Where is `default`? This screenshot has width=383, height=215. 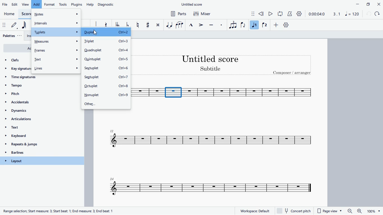
default is located at coordinates (286, 26).